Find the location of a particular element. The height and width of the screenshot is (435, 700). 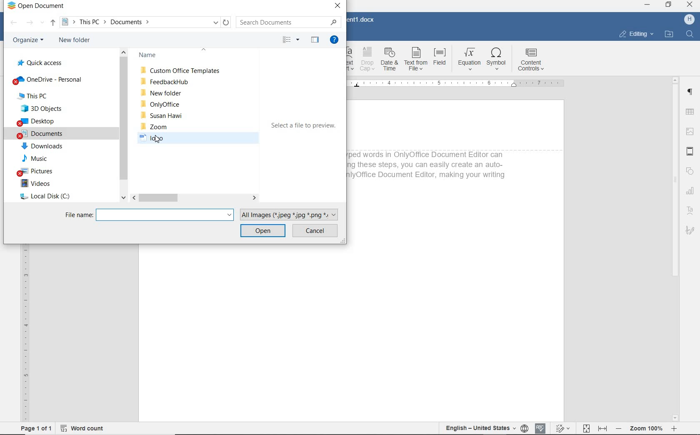

FORWARD is located at coordinates (35, 22).